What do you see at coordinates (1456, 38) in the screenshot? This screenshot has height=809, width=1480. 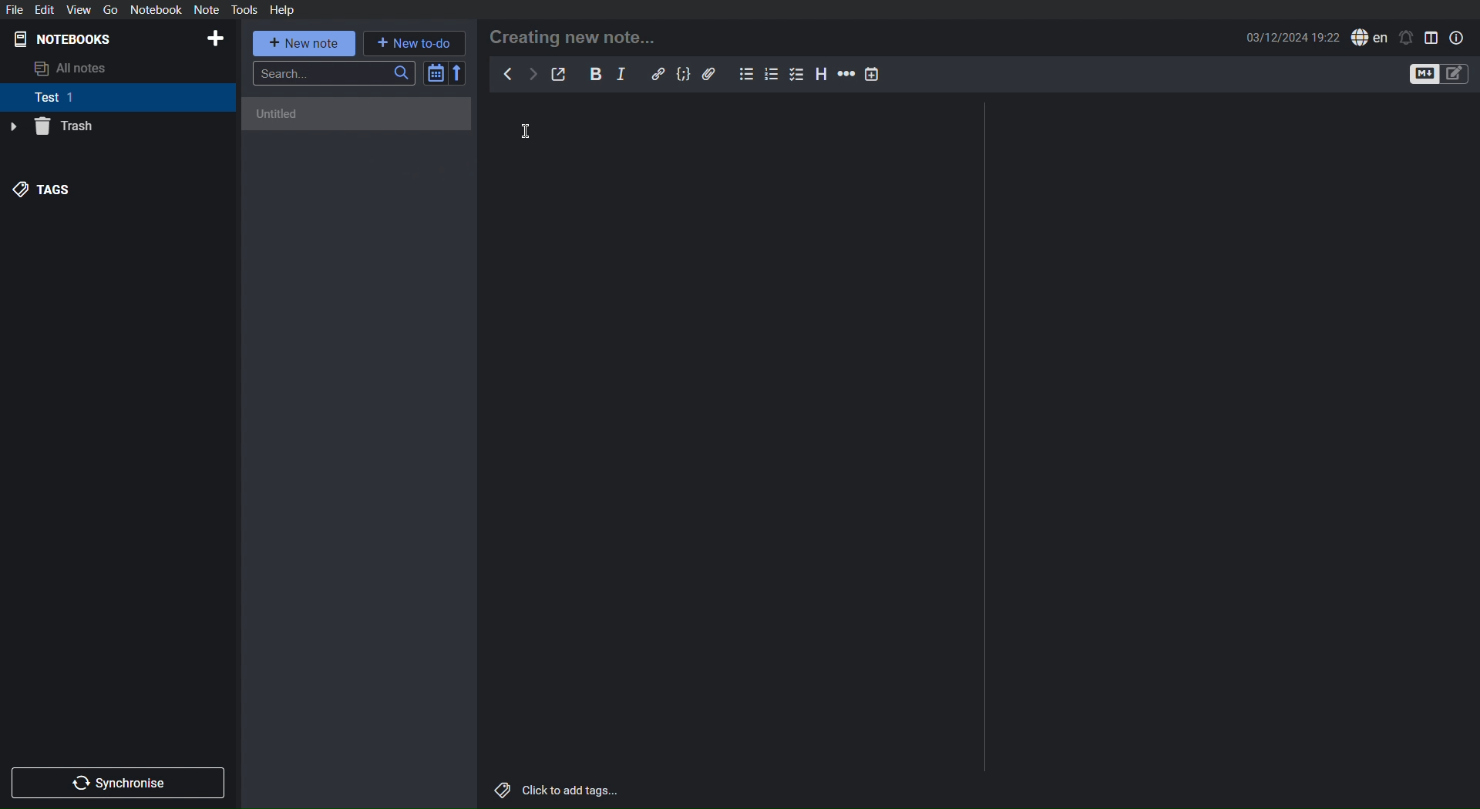 I see `Note Properties` at bounding box center [1456, 38].